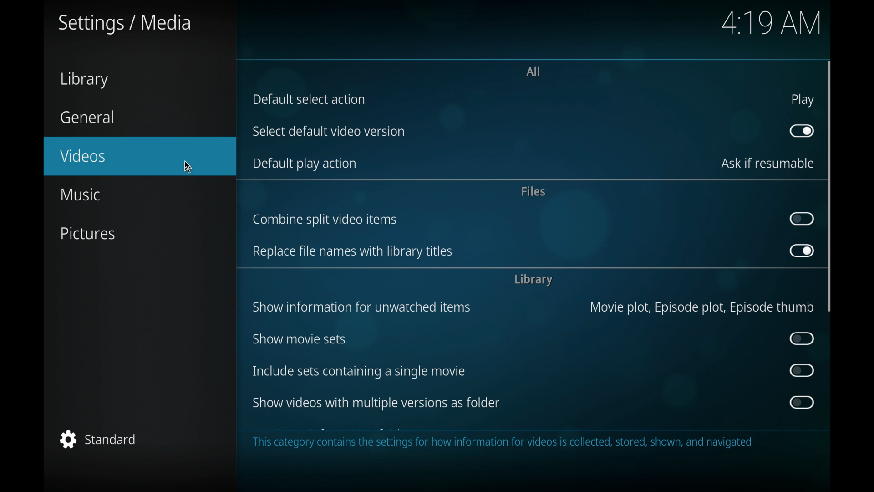  What do you see at coordinates (773, 23) in the screenshot?
I see `time` at bounding box center [773, 23].